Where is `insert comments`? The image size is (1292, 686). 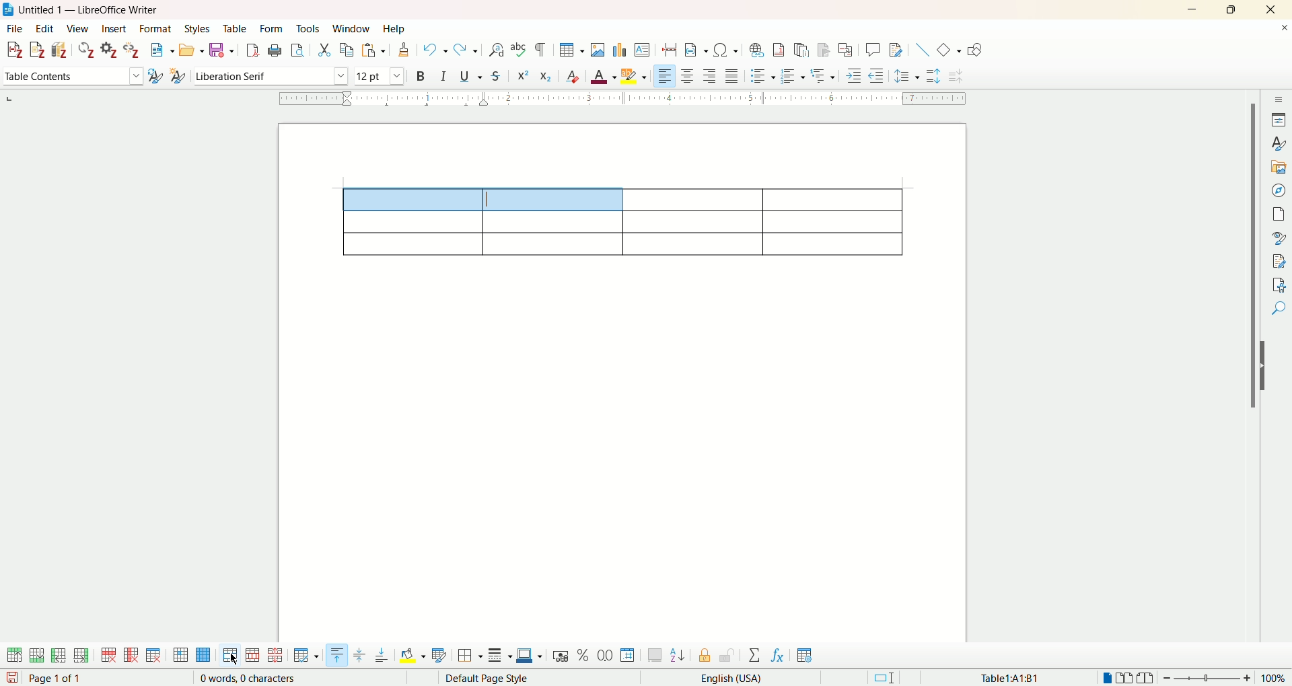 insert comments is located at coordinates (875, 50).